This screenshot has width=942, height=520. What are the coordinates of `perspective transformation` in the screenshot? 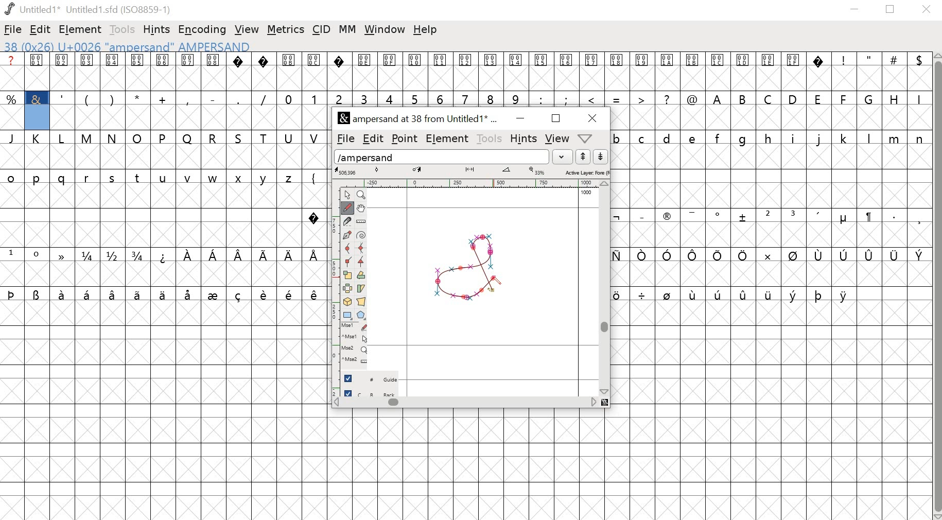 It's located at (362, 302).